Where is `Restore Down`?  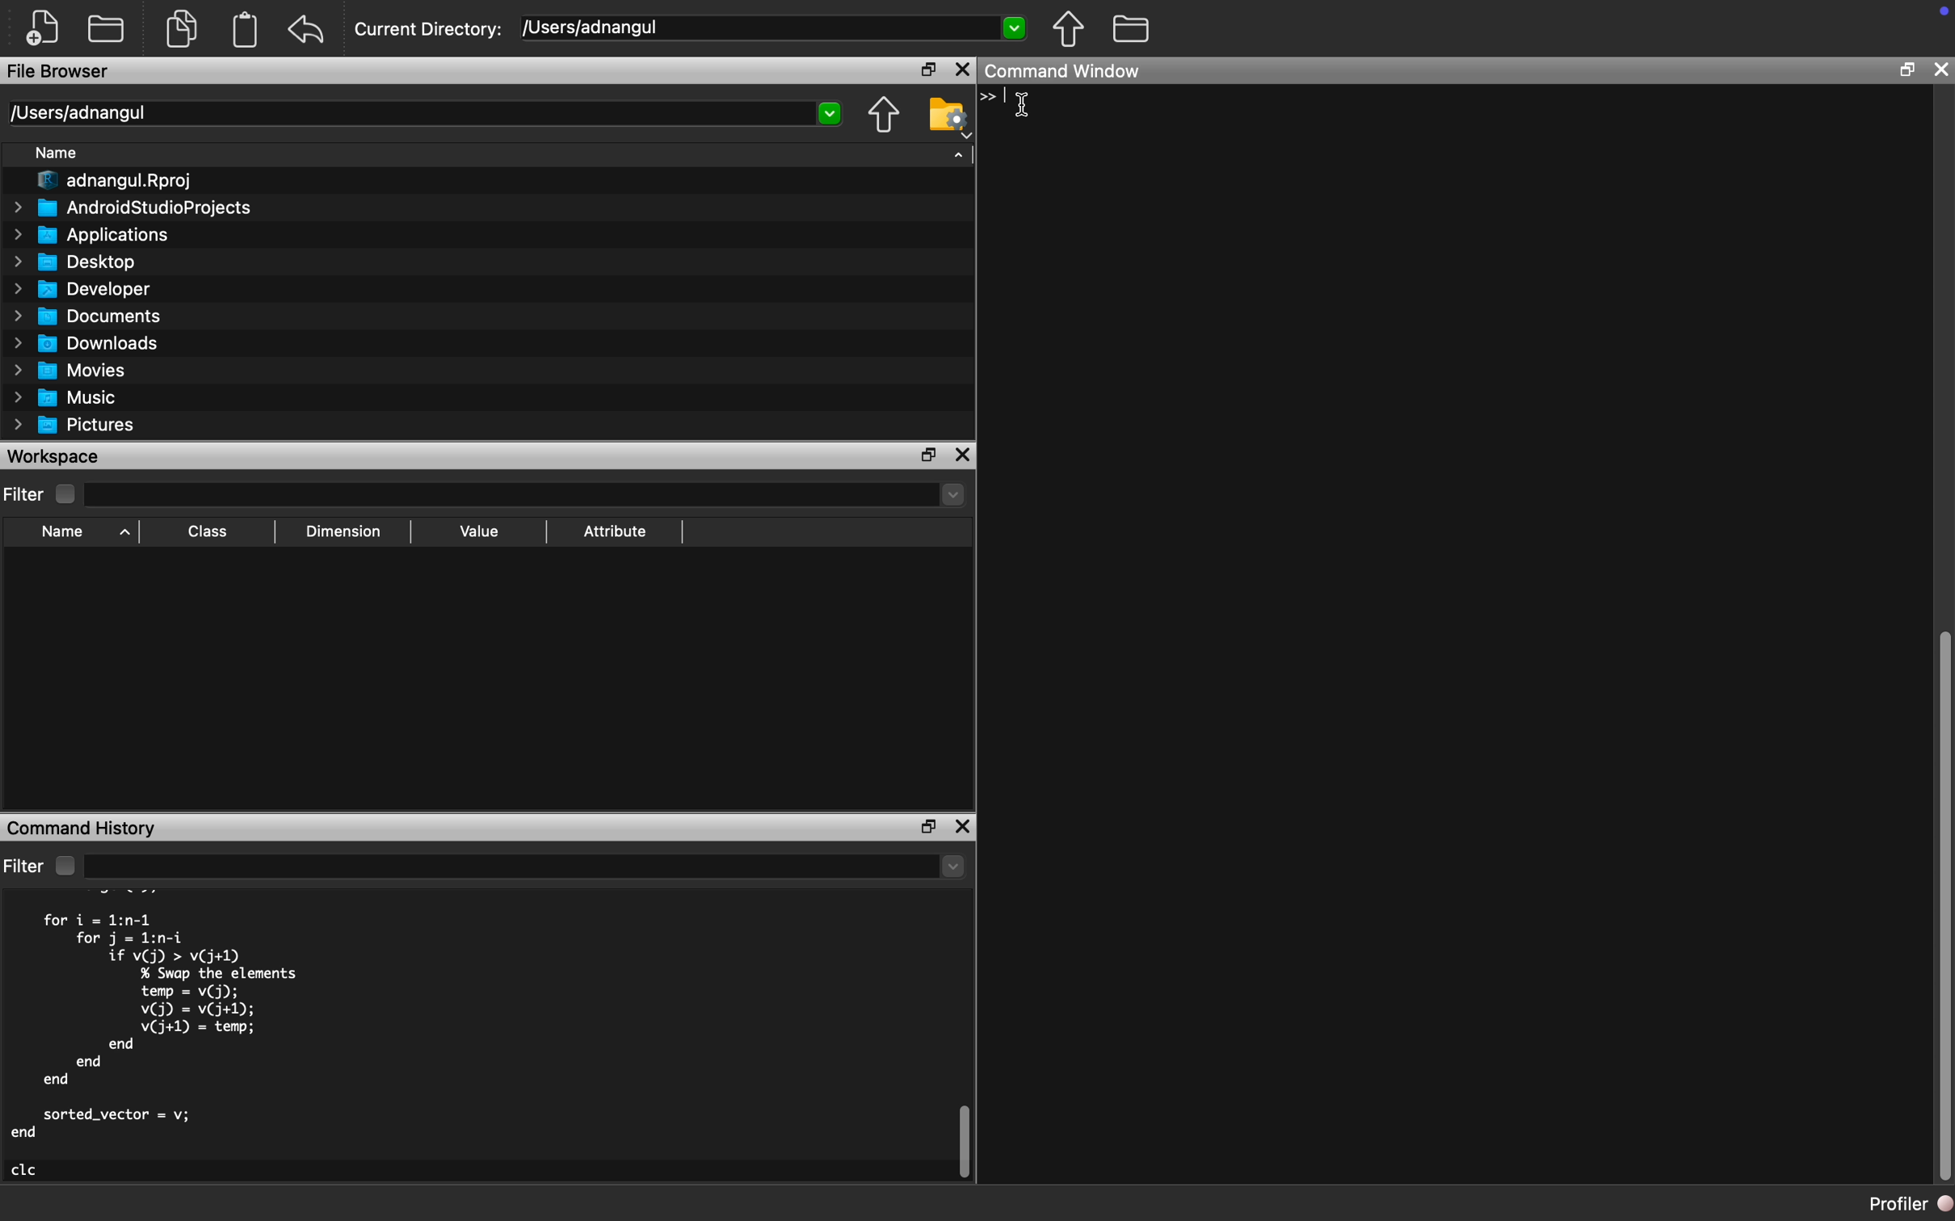
Restore Down is located at coordinates (928, 828).